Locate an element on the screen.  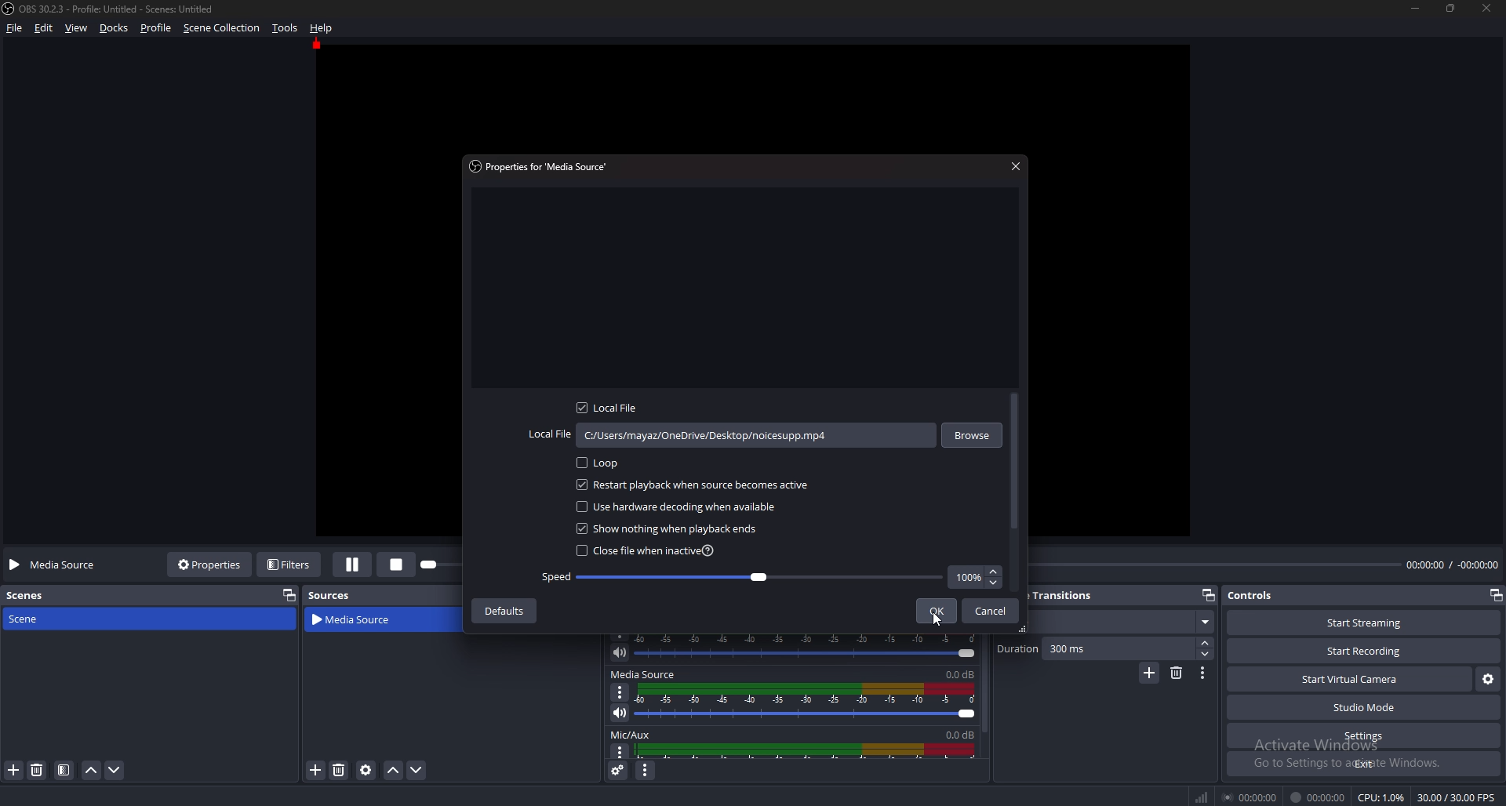
Controls  is located at coordinates (1253, 595).